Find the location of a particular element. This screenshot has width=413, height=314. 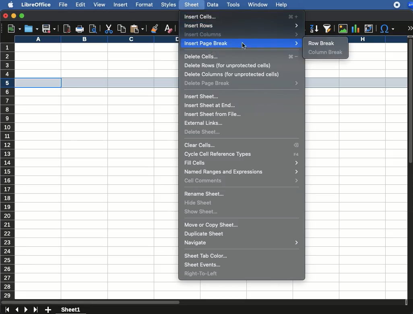

styles is located at coordinates (169, 5).